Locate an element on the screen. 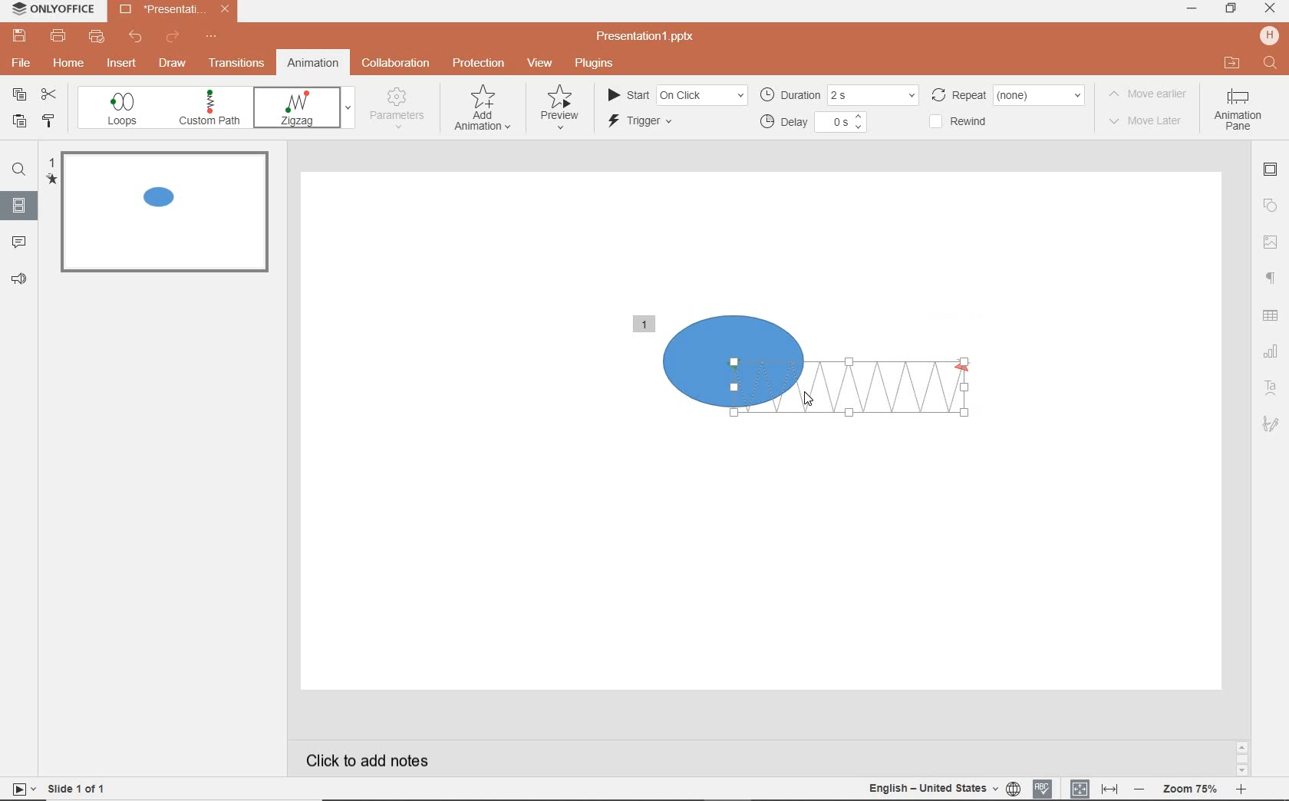  delay is located at coordinates (812, 123).